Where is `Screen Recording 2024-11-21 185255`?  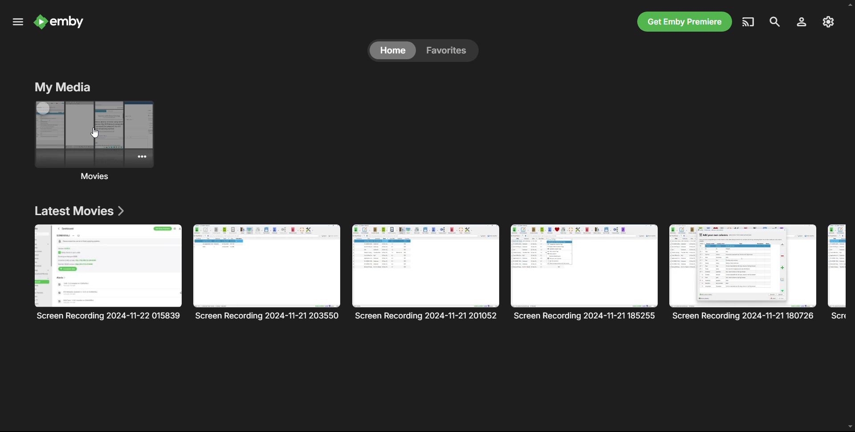
Screen Recording 2024-11-21 185255 is located at coordinates (585, 273).